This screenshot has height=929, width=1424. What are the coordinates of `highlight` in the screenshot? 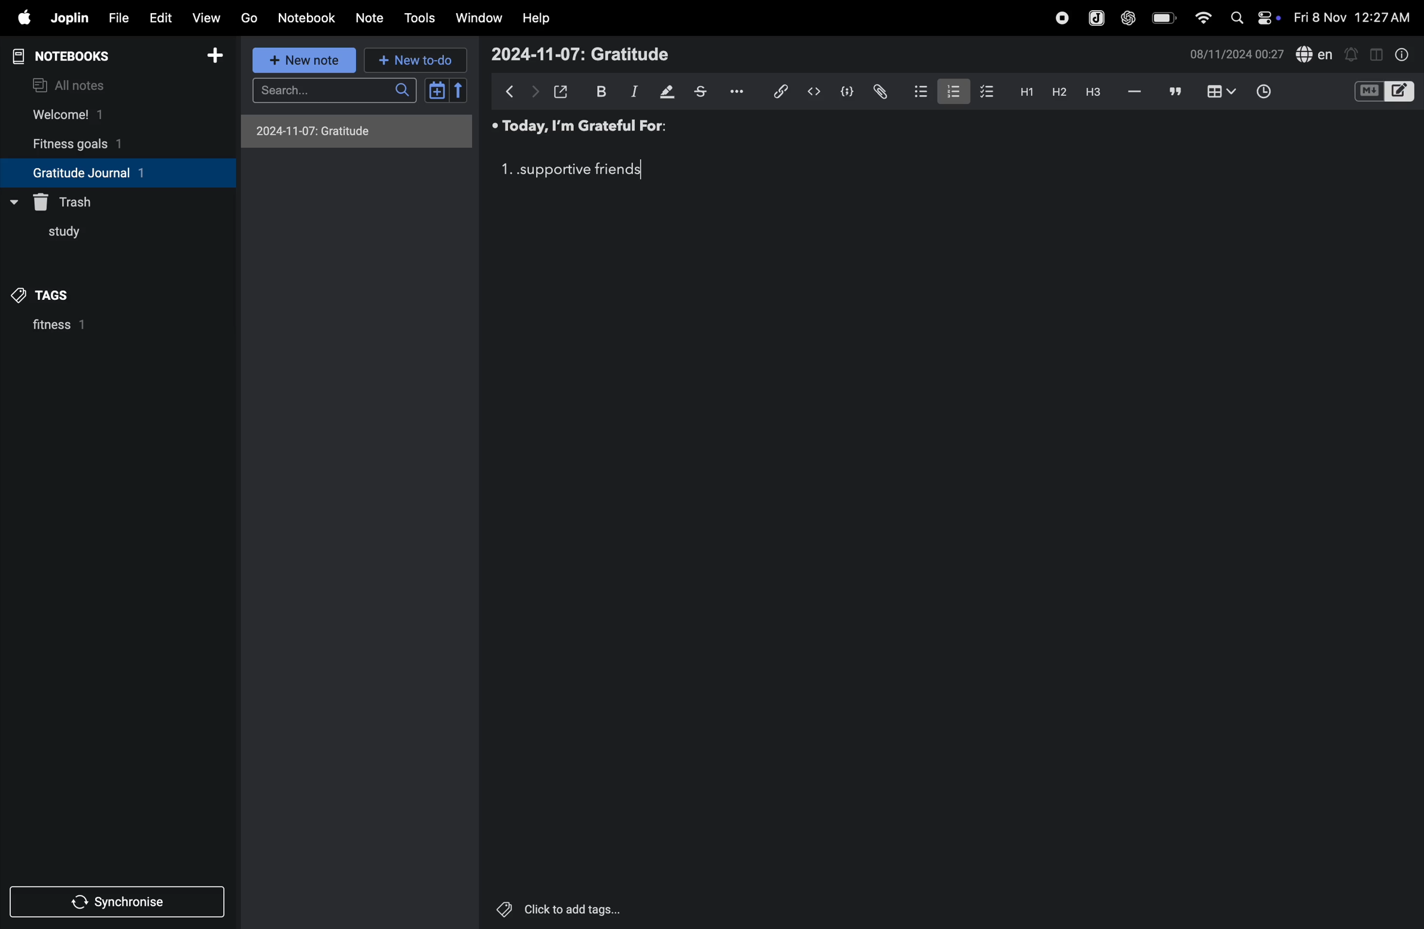 It's located at (667, 91).